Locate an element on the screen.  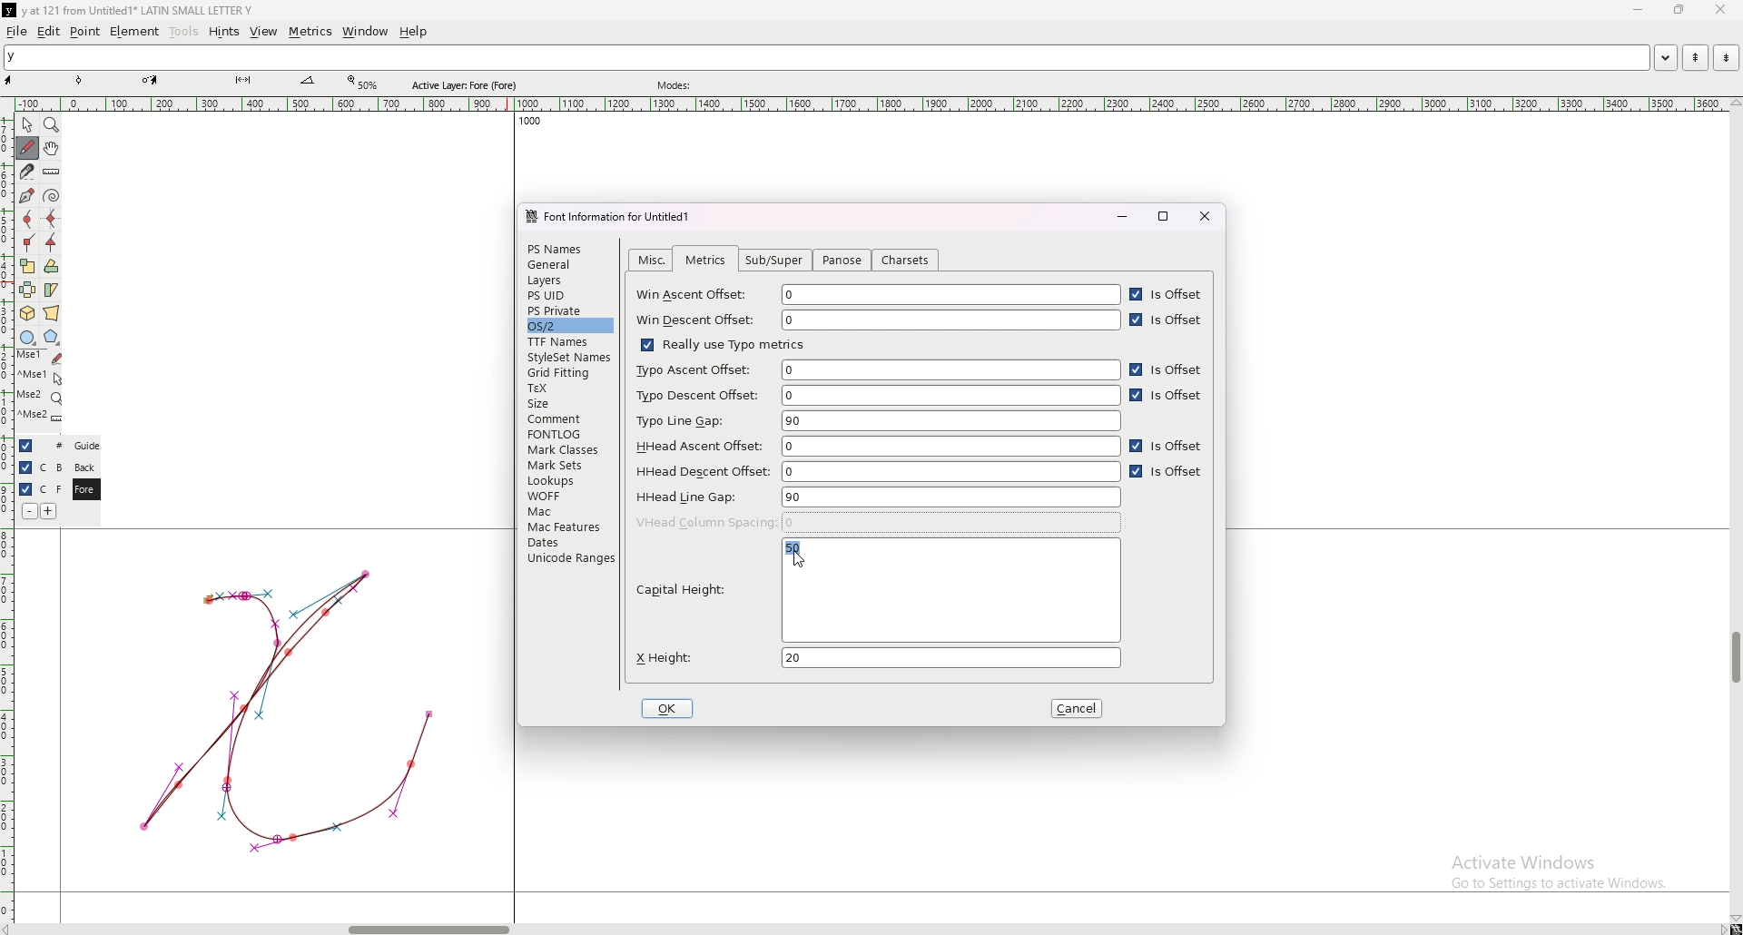
pen tool is located at coordinates (150, 80).